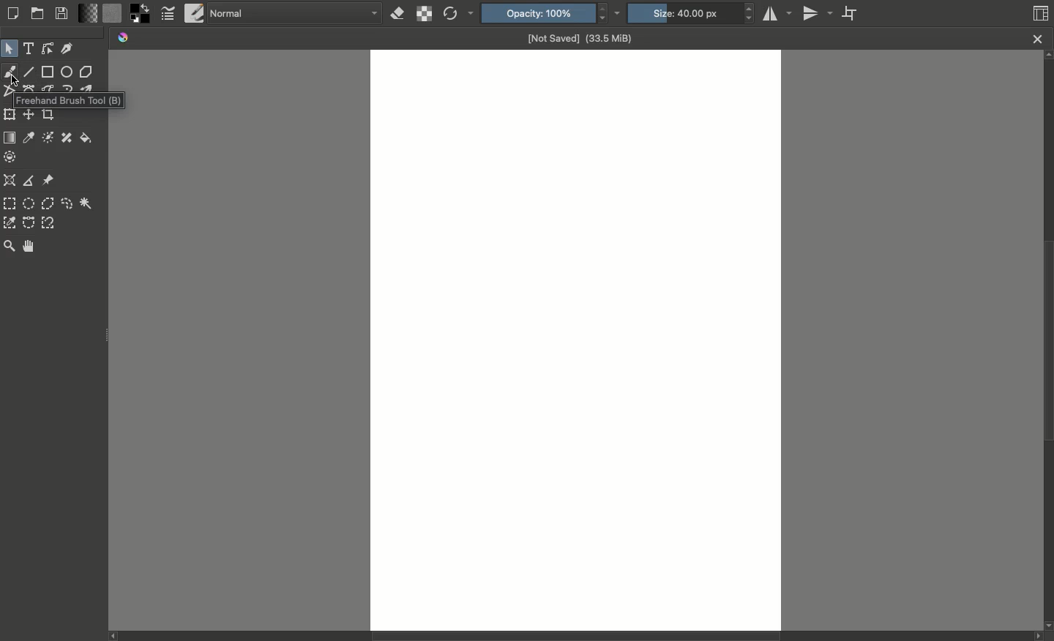 The height and width of the screenshot is (641, 1054). Describe the element at coordinates (48, 72) in the screenshot. I see `Rectangle` at that location.